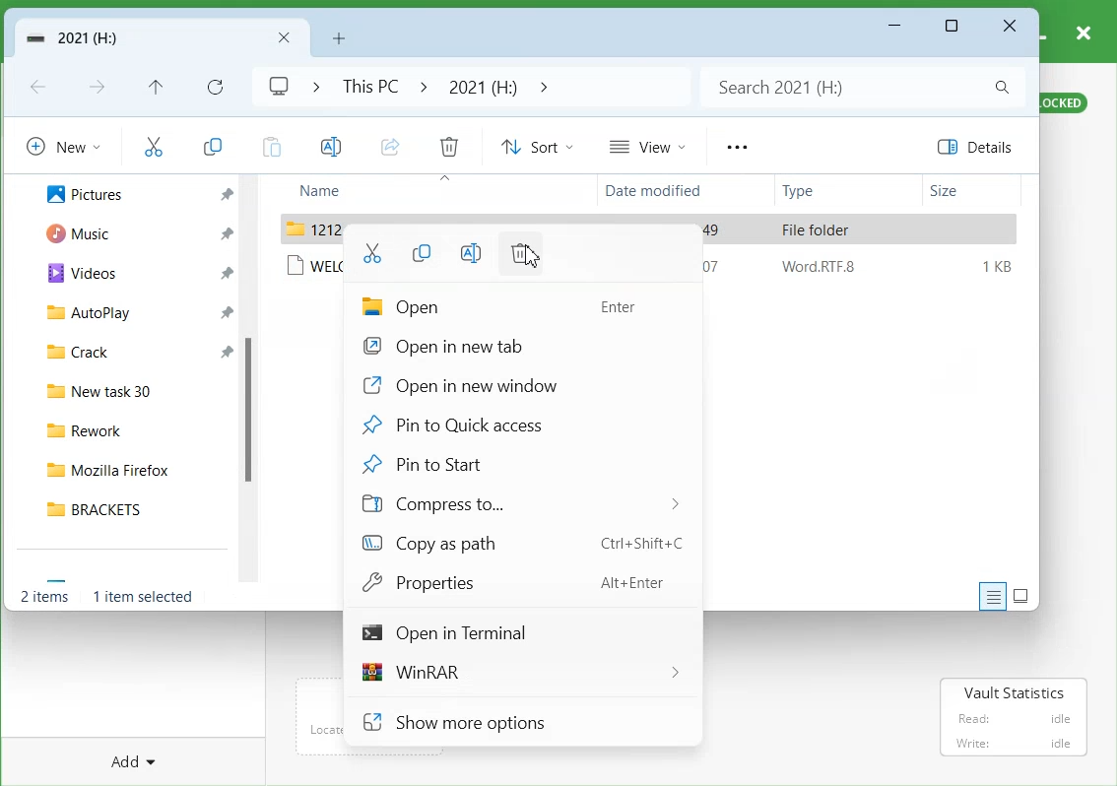 The width and height of the screenshot is (1117, 786). What do you see at coordinates (1084, 31) in the screenshot?
I see `close` at bounding box center [1084, 31].